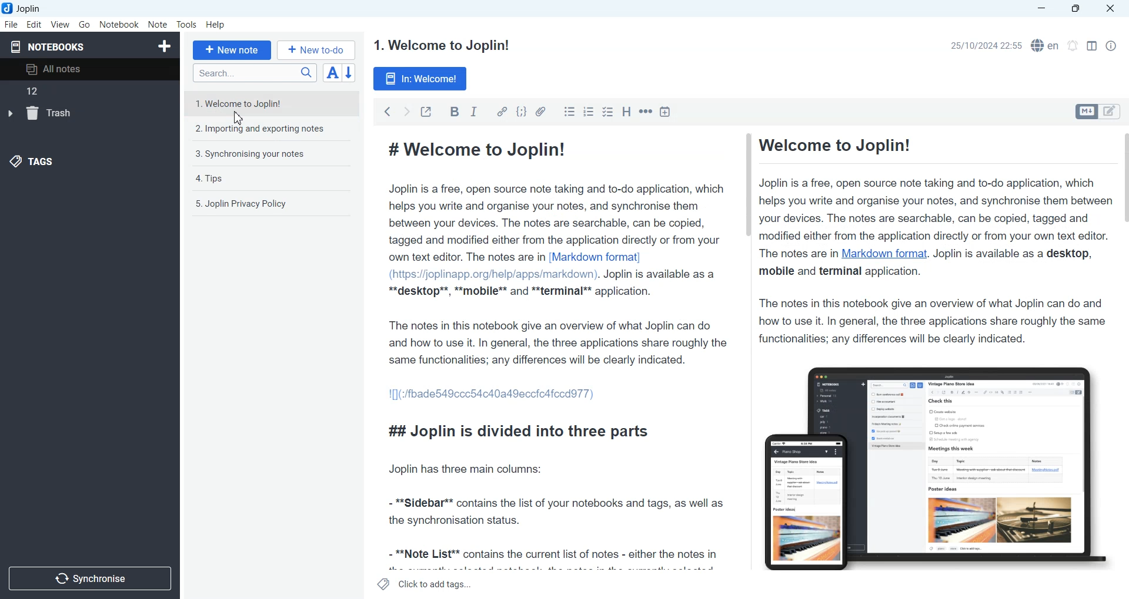 Image resolution: width=1129 pixels, height=599 pixels. I want to click on Hyperlink, so click(502, 112).